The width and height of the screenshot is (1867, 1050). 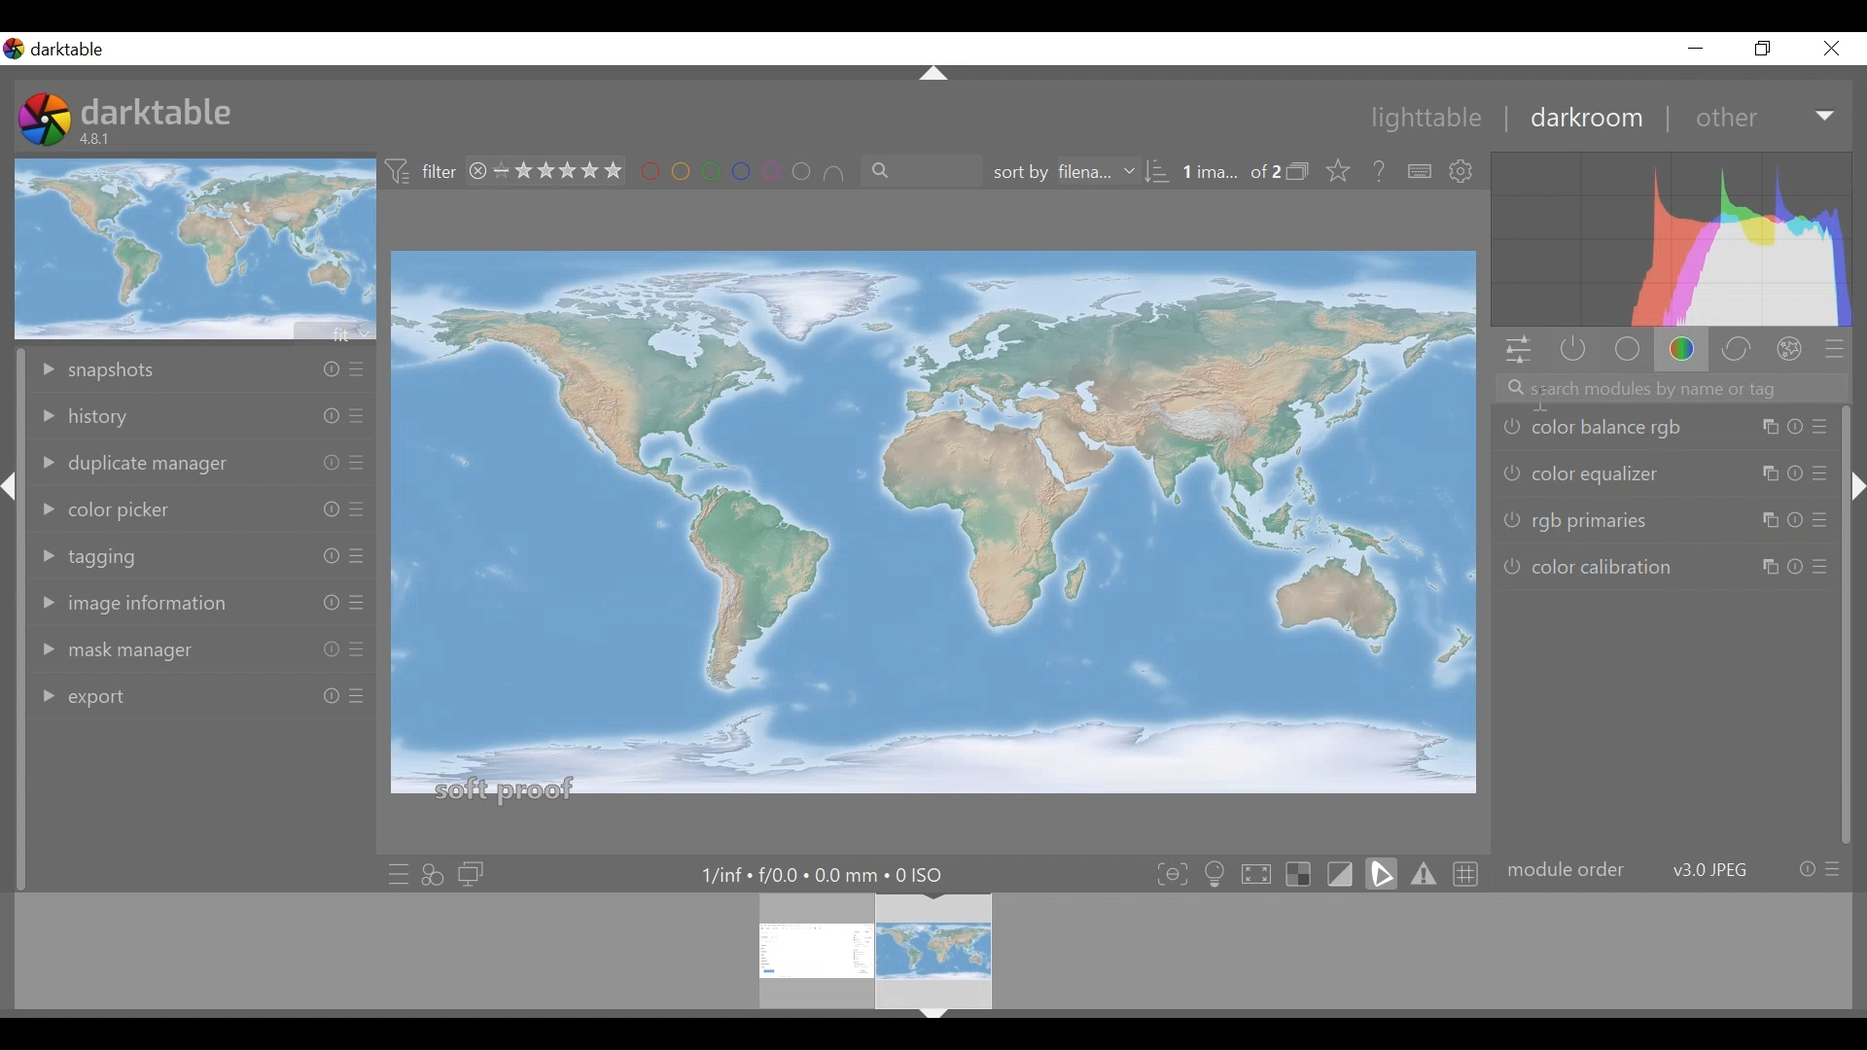 What do you see at coordinates (1463, 172) in the screenshot?
I see `show global preferences` at bounding box center [1463, 172].